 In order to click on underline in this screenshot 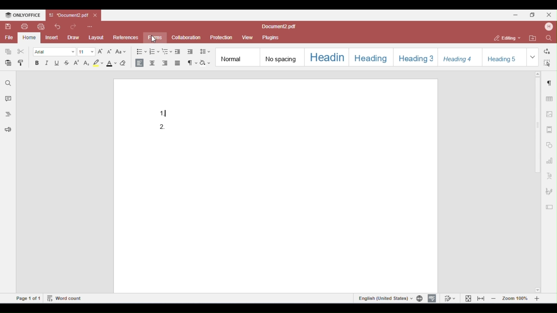, I will do `click(57, 63)`.